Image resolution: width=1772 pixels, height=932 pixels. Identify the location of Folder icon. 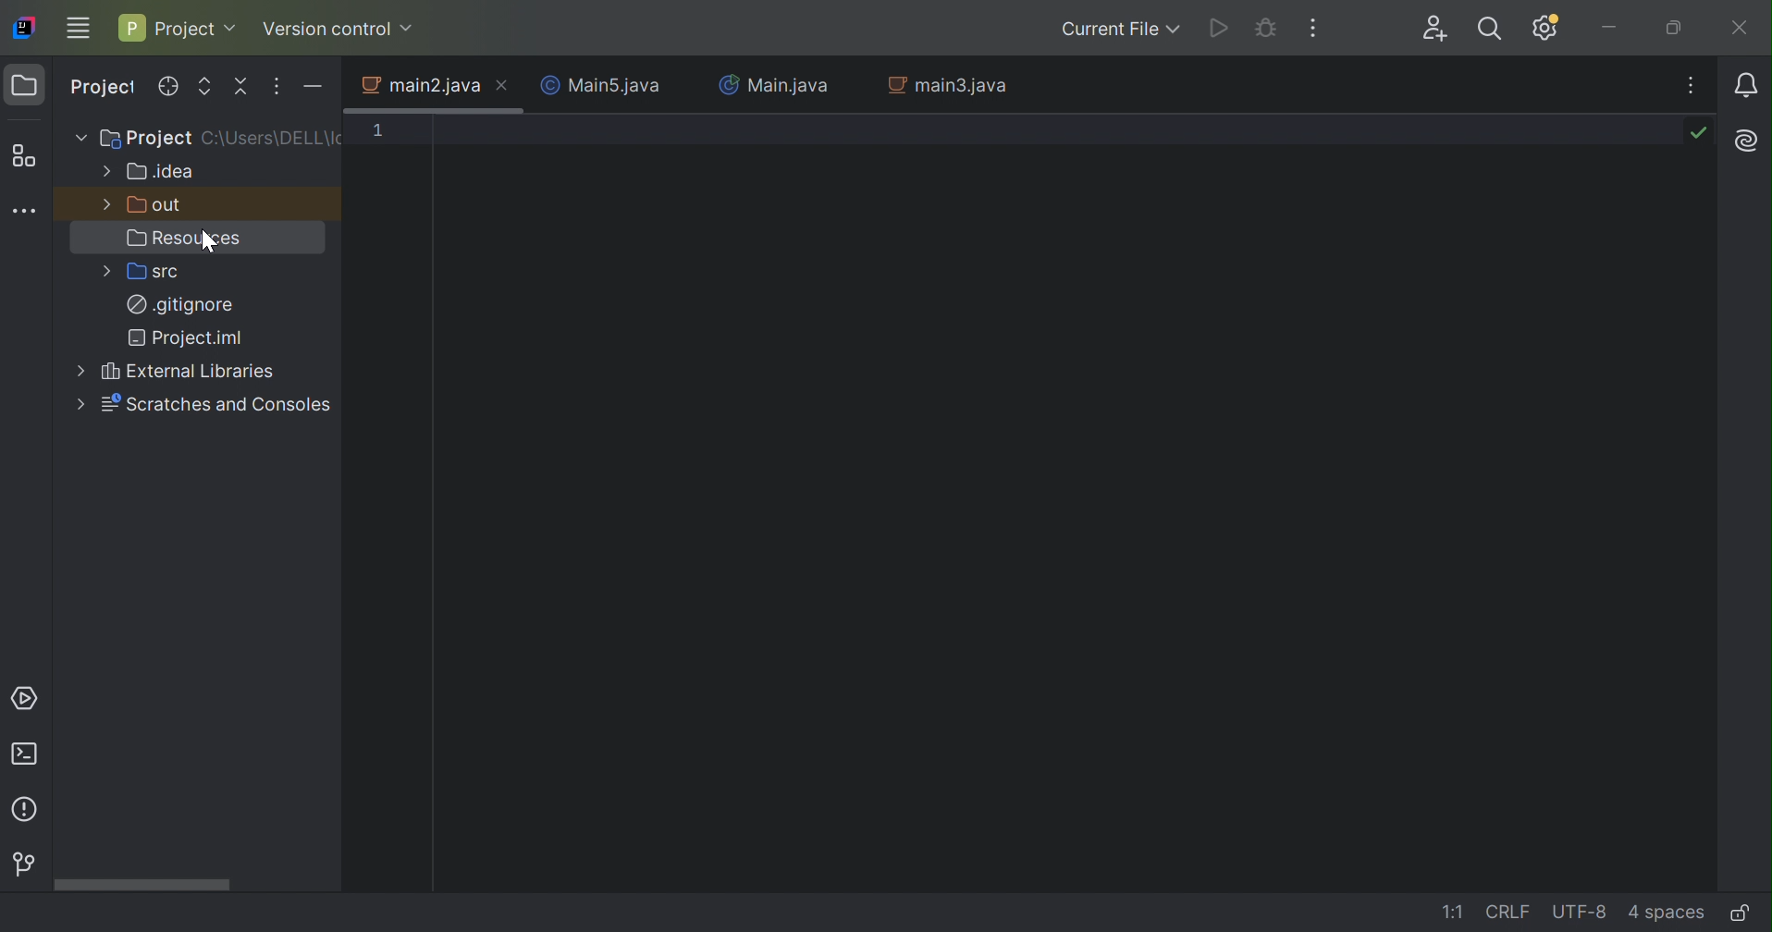
(26, 85).